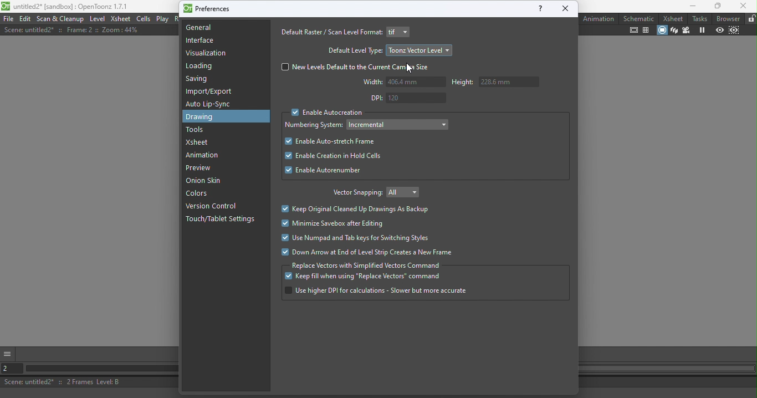 The image size is (757, 398). What do you see at coordinates (716, 7) in the screenshot?
I see `Maximize` at bounding box center [716, 7].